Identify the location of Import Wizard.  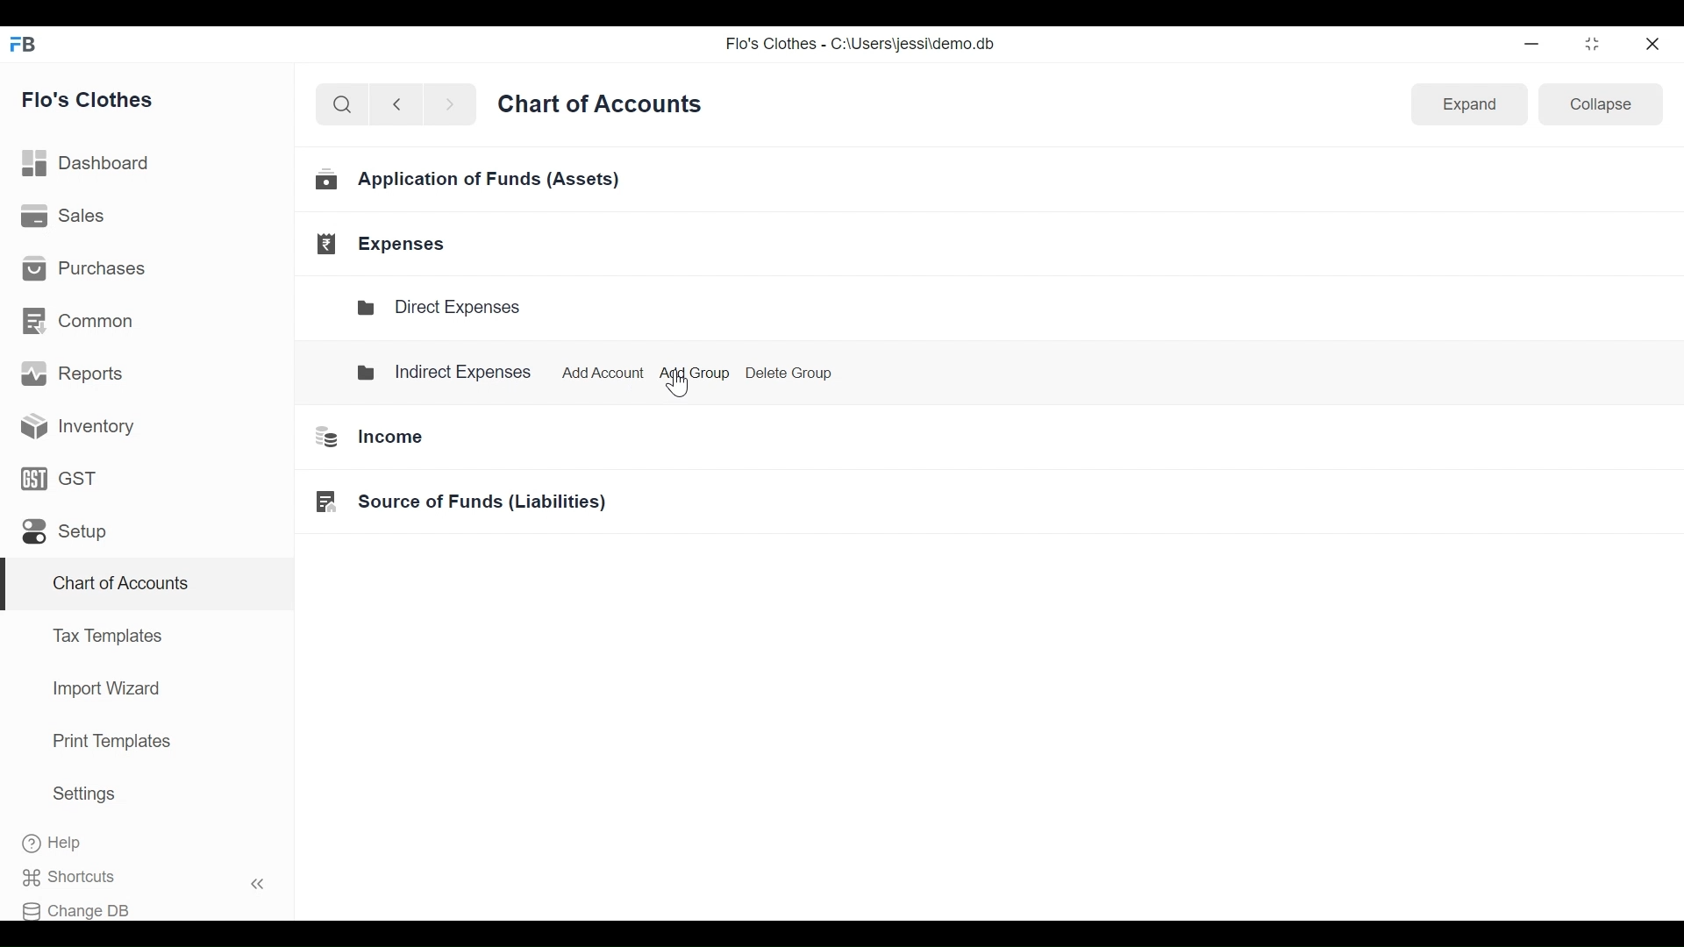
(101, 691).